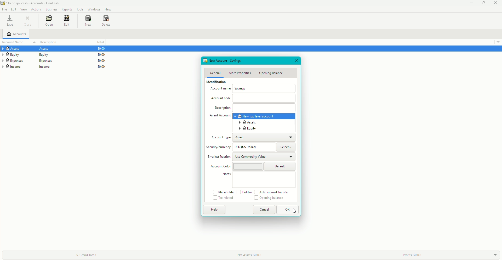 This screenshot has width=502, height=260. Describe the element at coordinates (14, 9) in the screenshot. I see `Edit` at that location.